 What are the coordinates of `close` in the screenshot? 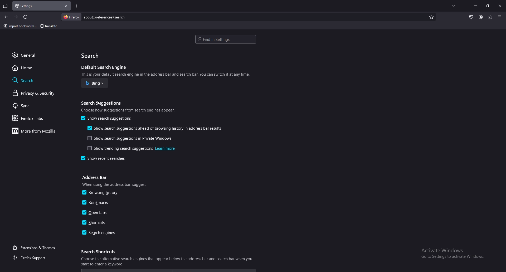 It's located at (500, 6).